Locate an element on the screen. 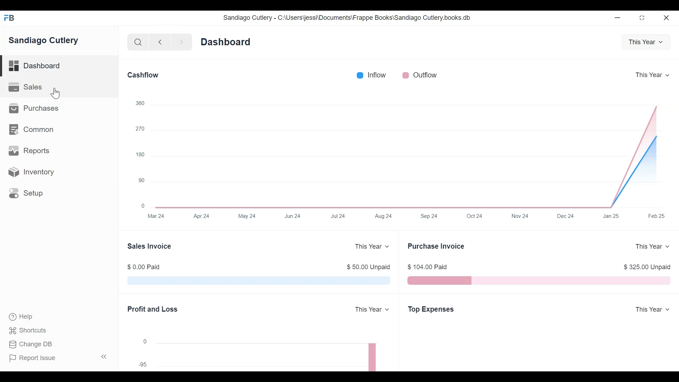  This Year is located at coordinates (653, 246).